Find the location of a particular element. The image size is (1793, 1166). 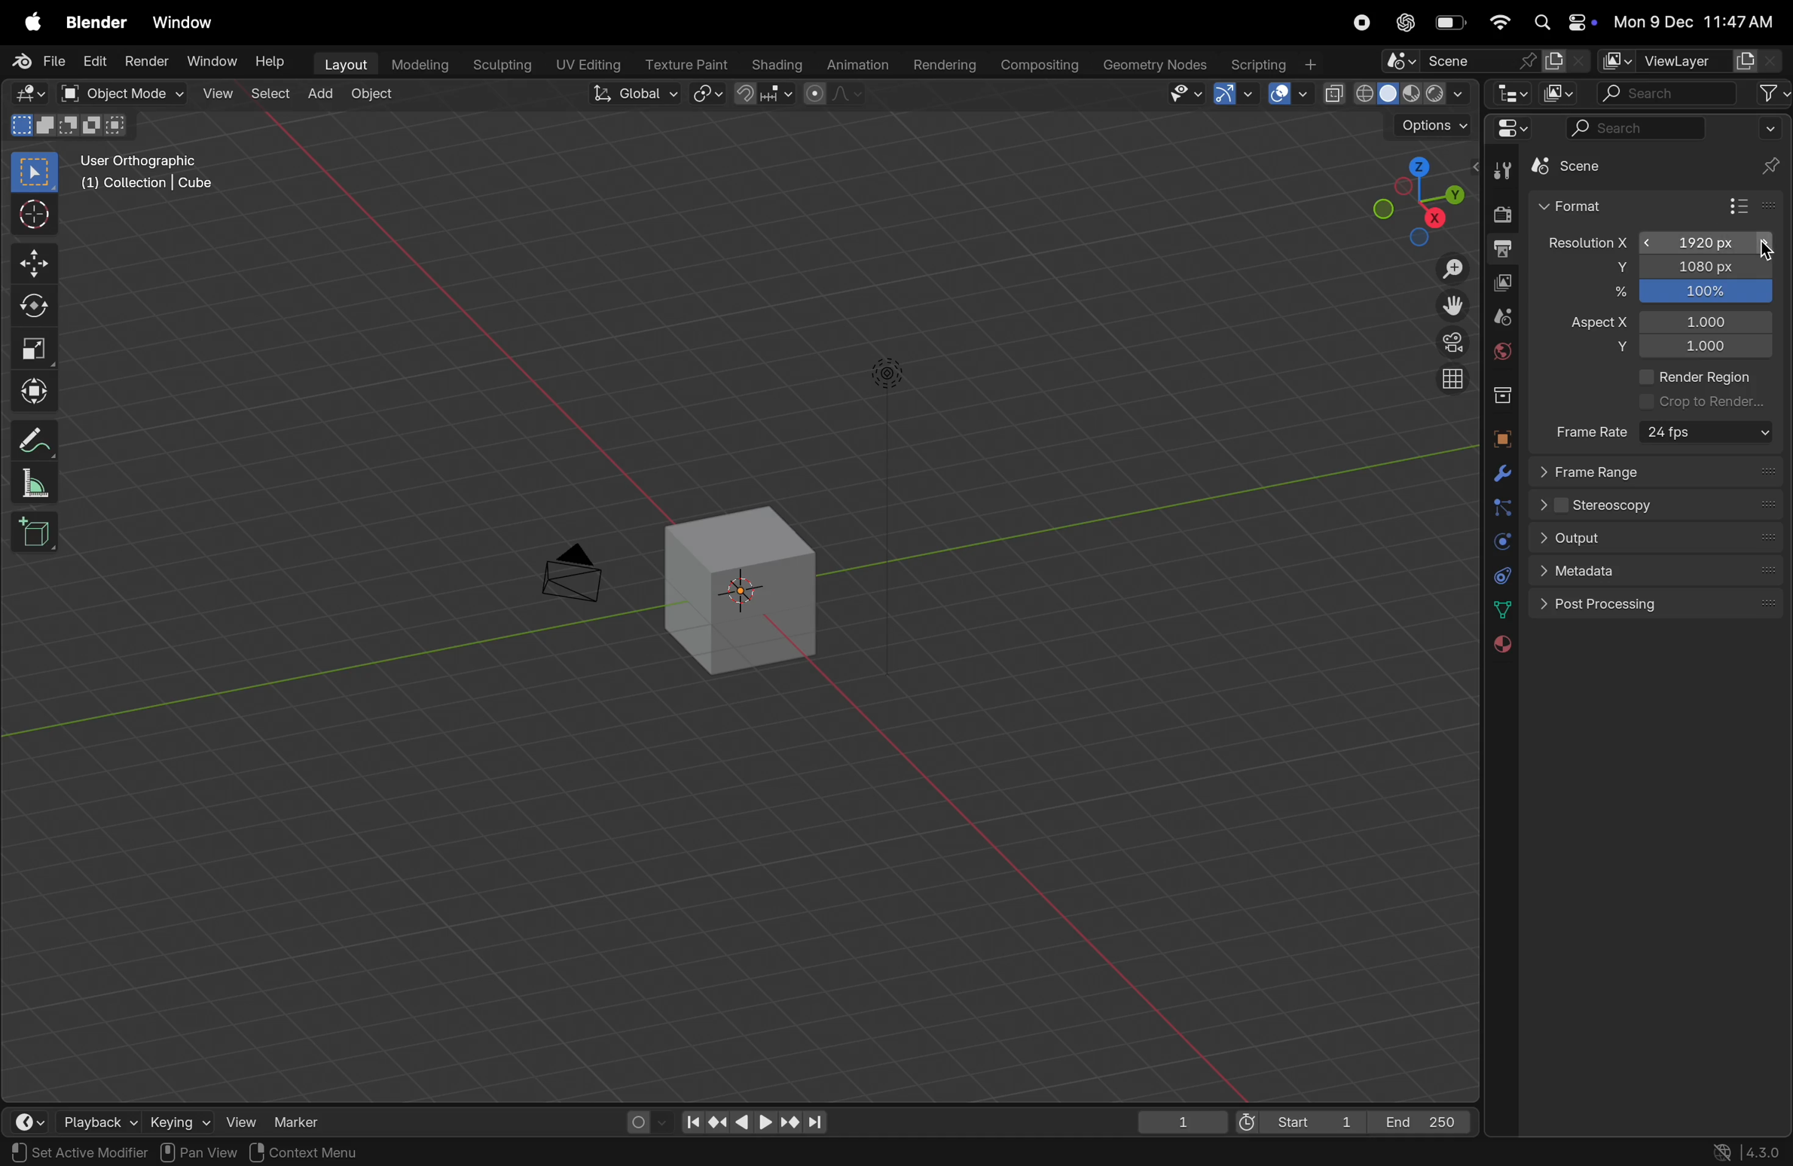

metadata is located at coordinates (1582, 574).